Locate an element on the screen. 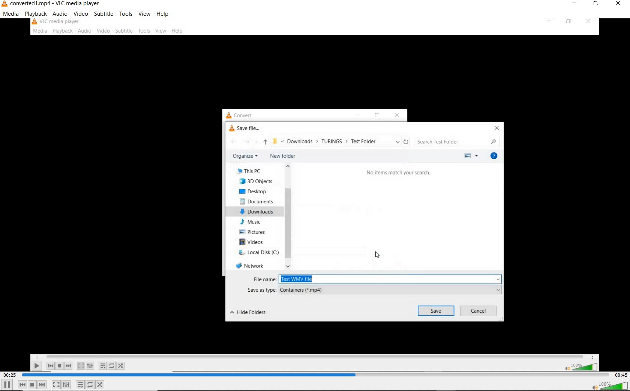 The height and width of the screenshot is (391, 630). toggle playlist is located at coordinates (80, 384).